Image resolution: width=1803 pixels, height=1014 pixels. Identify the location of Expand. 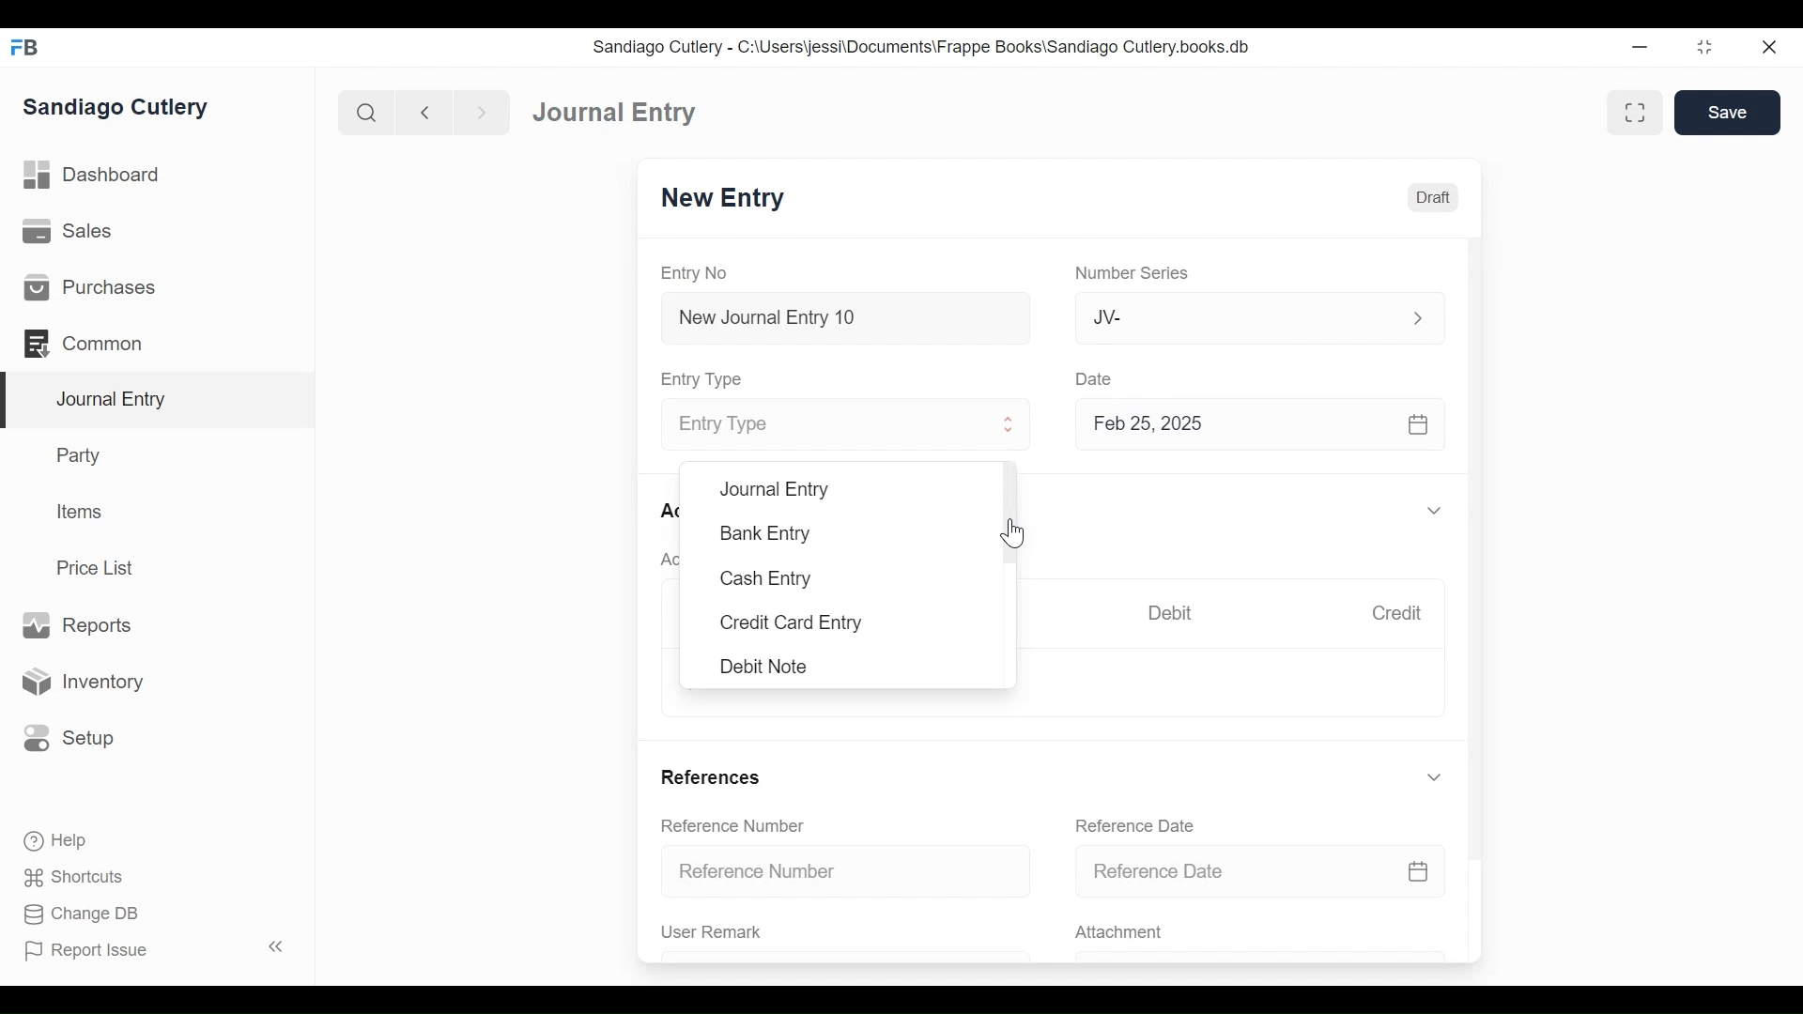
(1434, 777).